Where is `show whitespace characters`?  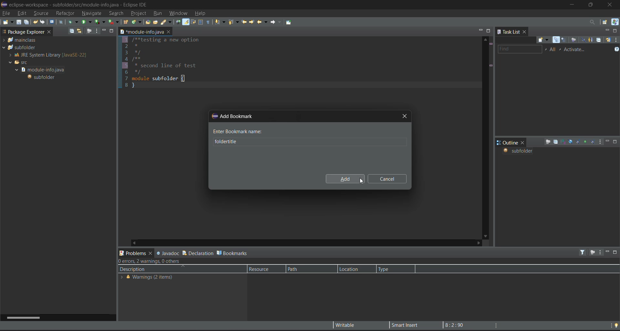 show whitespace characters is located at coordinates (209, 22).